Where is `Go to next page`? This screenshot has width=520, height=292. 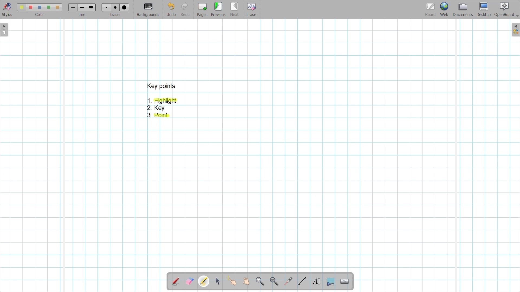
Go to next page is located at coordinates (234, 9).